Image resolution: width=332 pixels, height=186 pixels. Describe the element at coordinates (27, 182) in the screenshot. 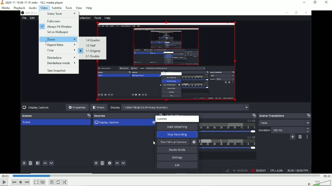

I see `Next` at that location.